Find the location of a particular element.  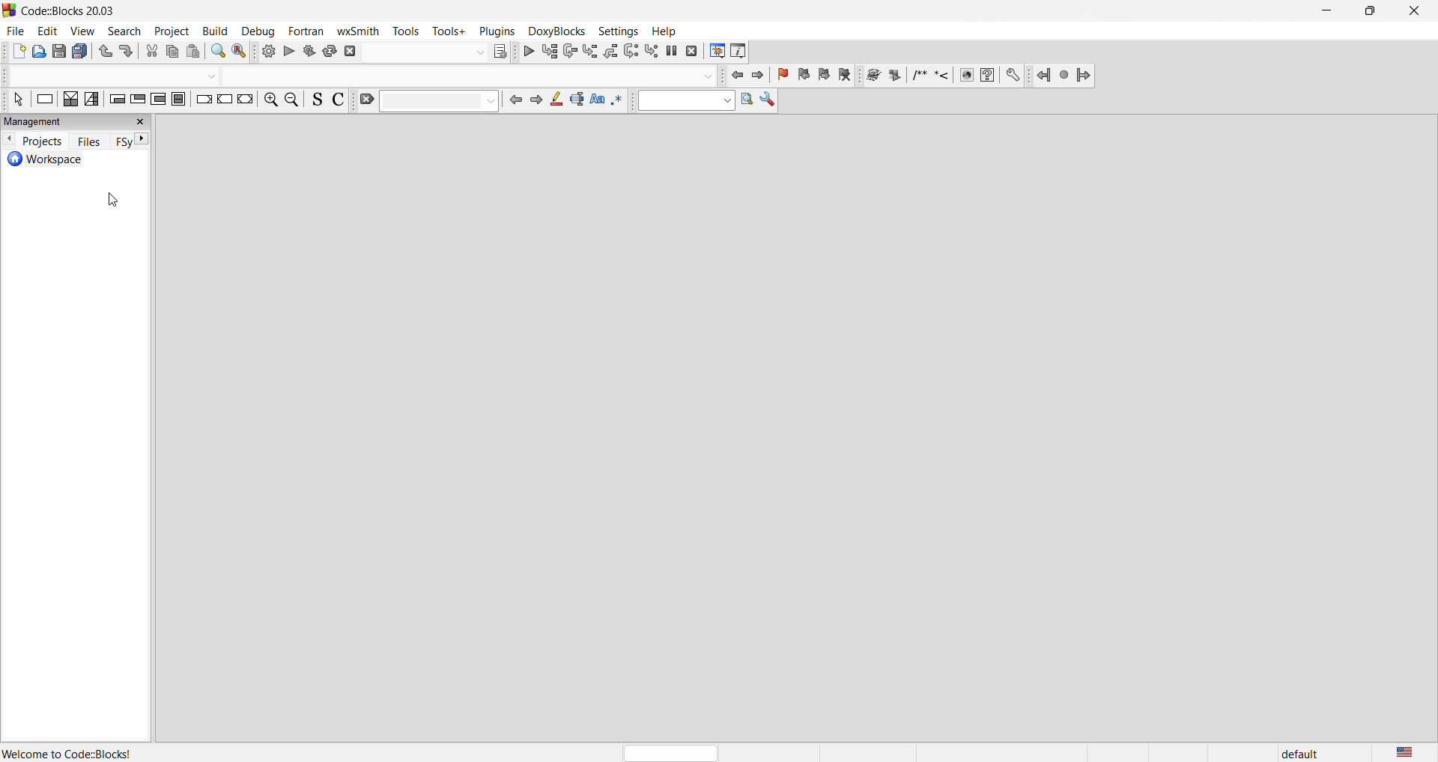

next line is located at coordinates (569, 52).